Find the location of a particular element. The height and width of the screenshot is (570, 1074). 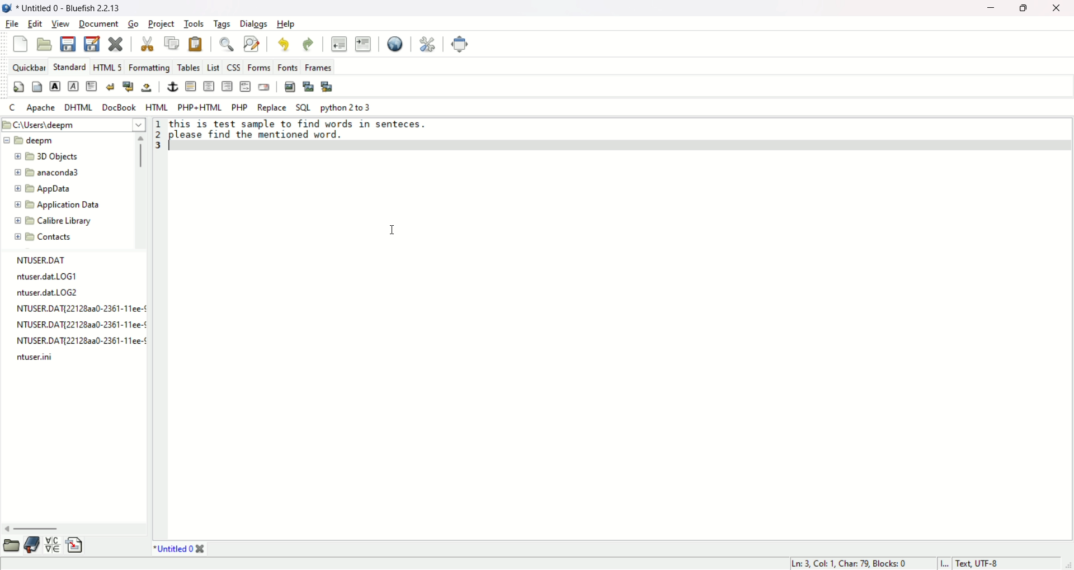

go is located at coordinates (131, 23).